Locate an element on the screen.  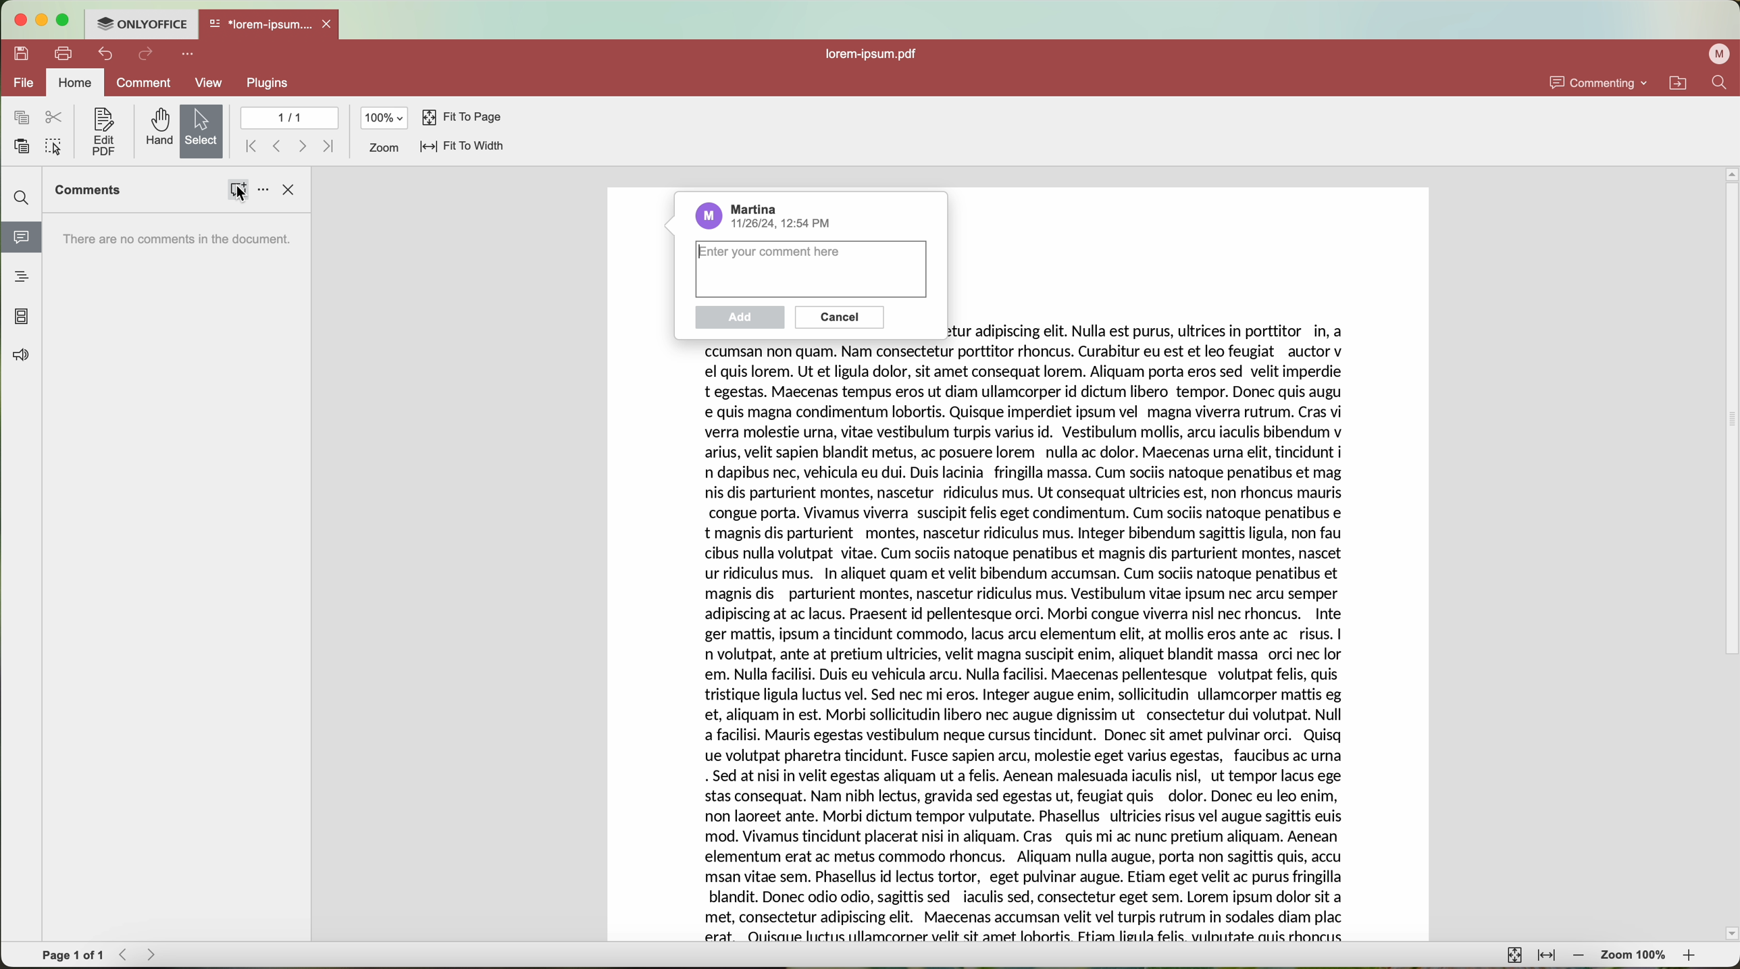
fit to width is located at coordinates (1547, 958).